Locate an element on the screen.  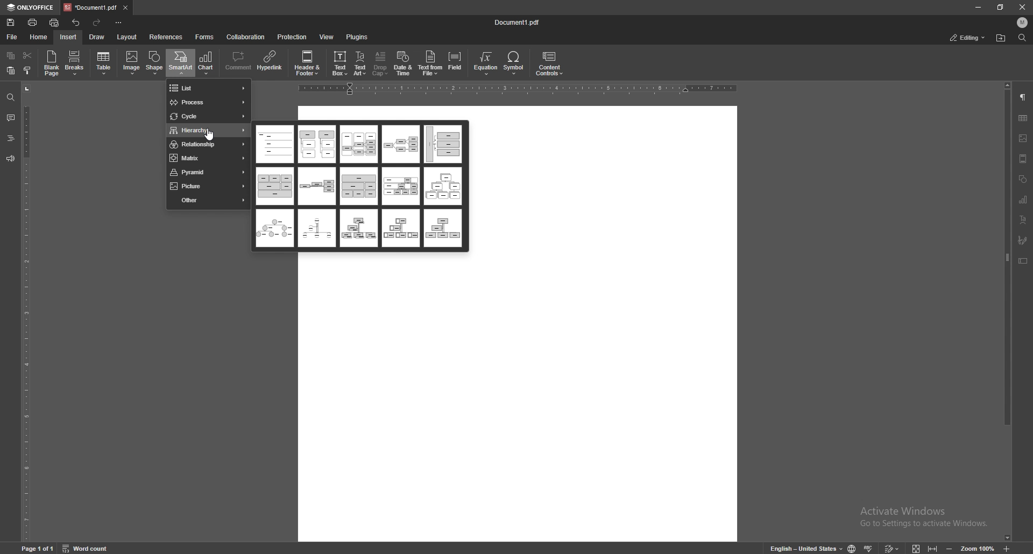
text art is located at coordinates (361, 63).